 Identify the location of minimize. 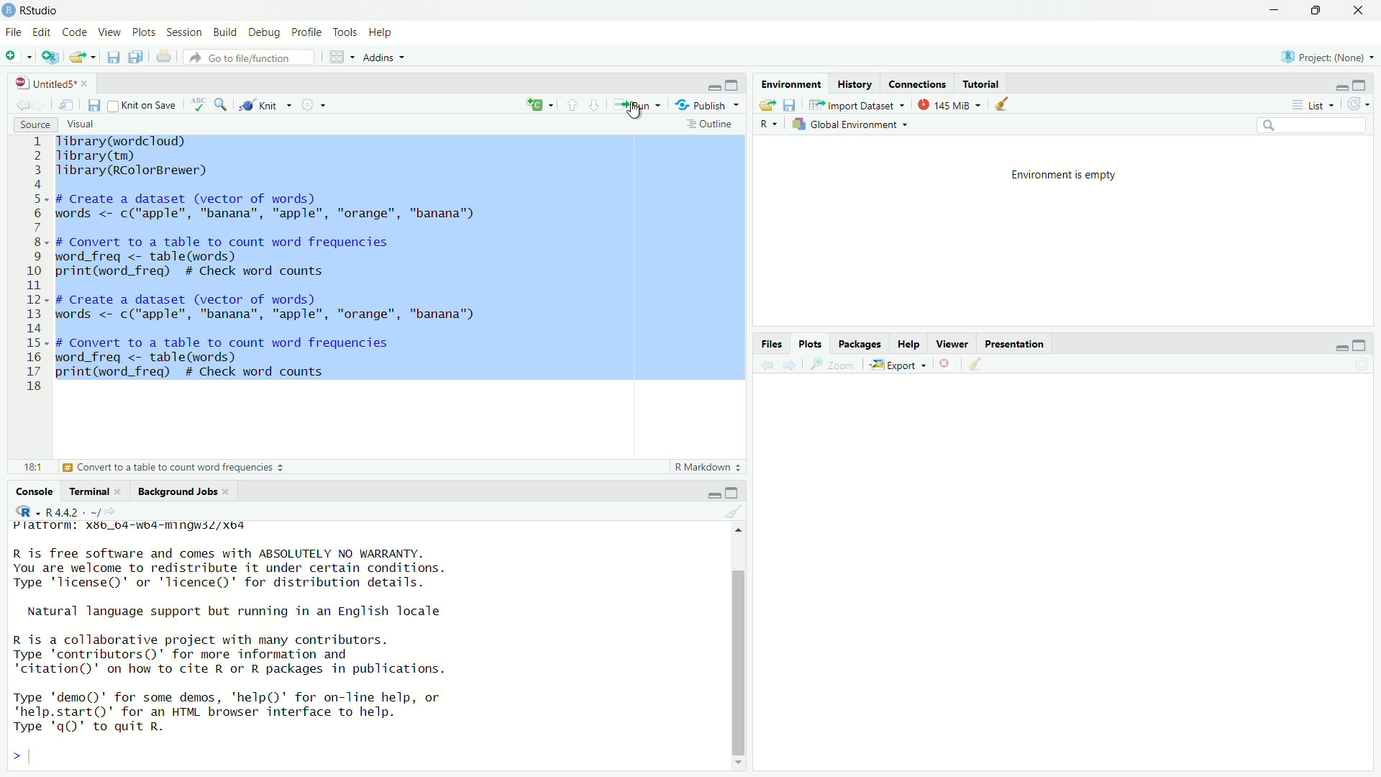
(714, 87).